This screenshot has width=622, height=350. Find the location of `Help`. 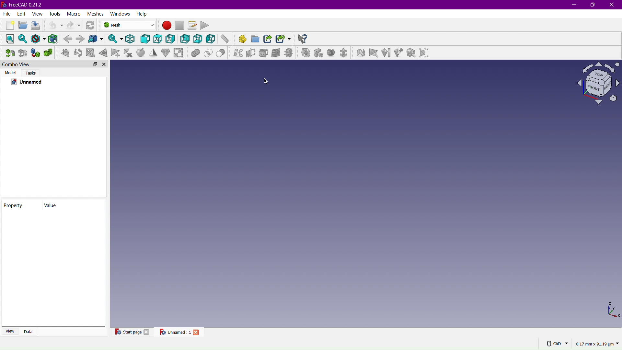

Help is located at coordinates (142, 14).